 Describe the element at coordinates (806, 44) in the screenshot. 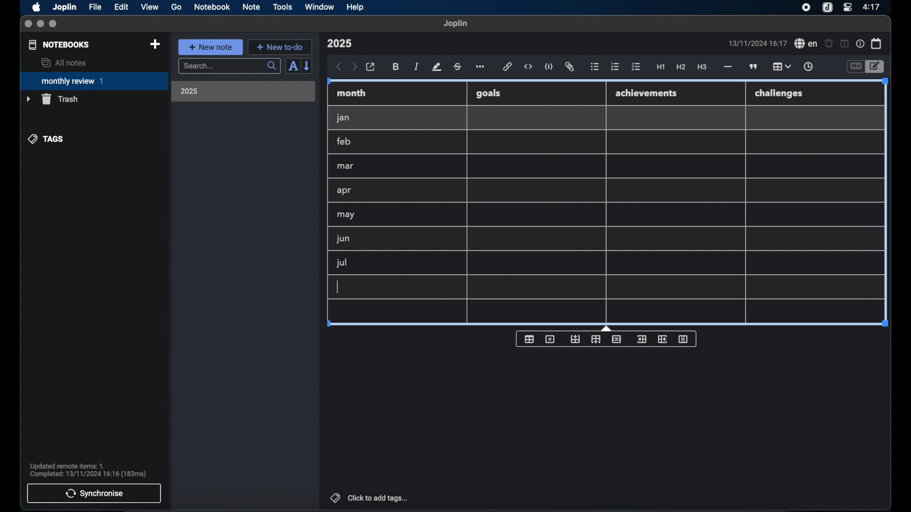

I see `spel check` at that location.